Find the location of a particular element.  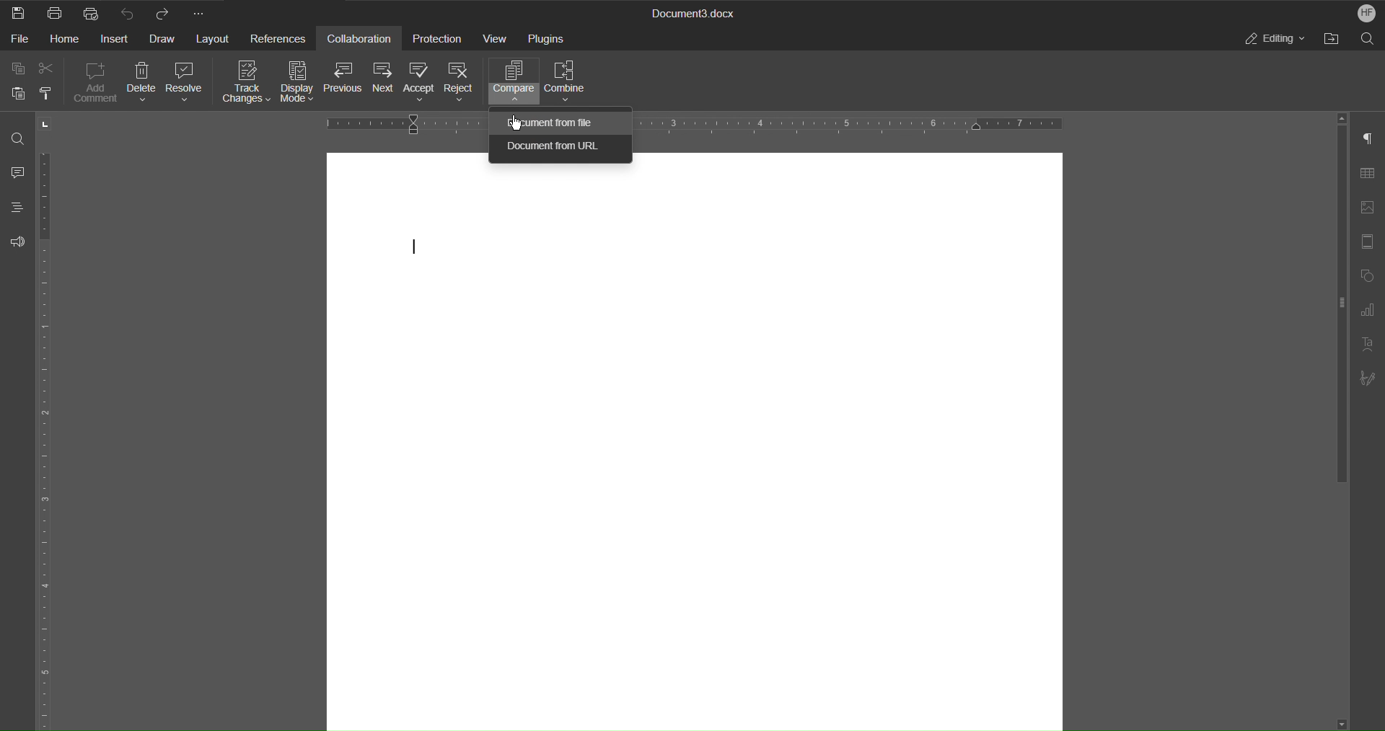

Insert is located at coordinates (117, 42).